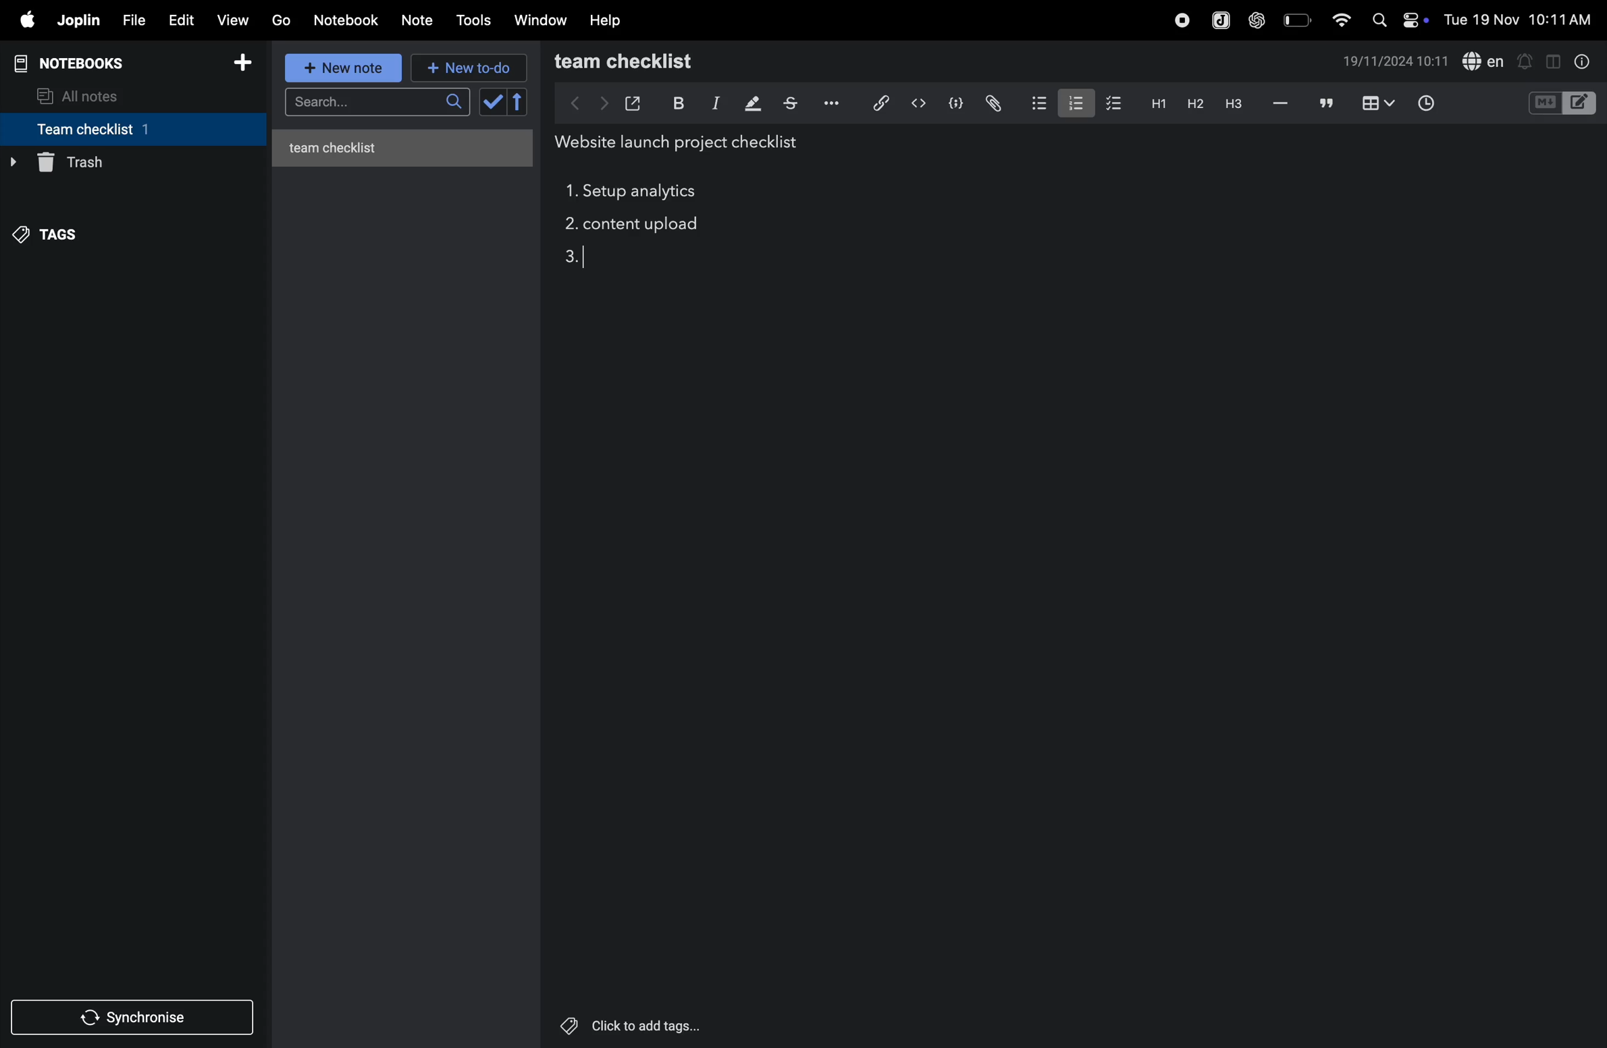 The image size is (1607, 1048). Describe the element at coordinates (875, 102) in the screenshot. I see `hyperlink` at that location.